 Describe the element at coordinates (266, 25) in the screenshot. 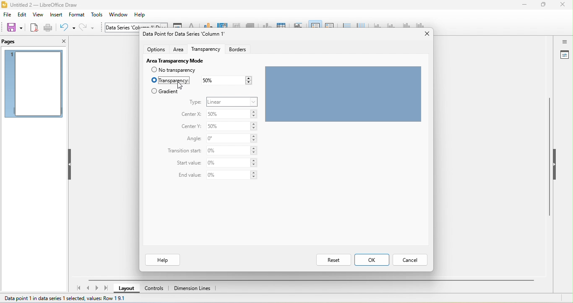

I see `data ranges` at that location.